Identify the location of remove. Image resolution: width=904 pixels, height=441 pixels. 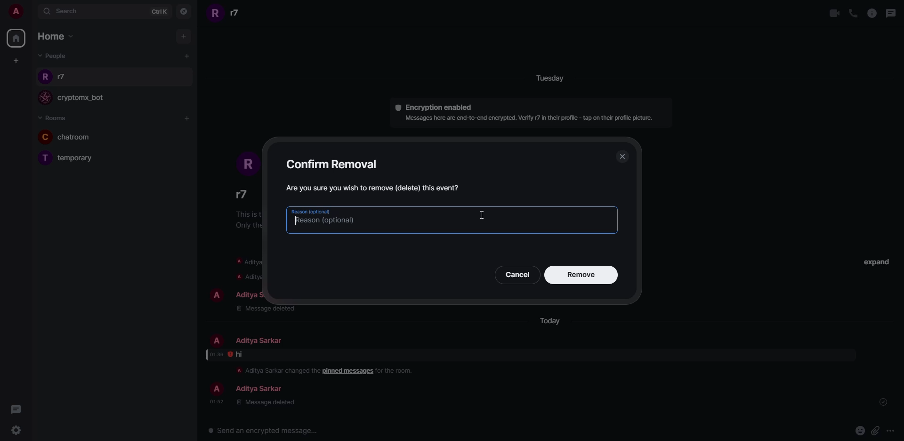
(582, 274).